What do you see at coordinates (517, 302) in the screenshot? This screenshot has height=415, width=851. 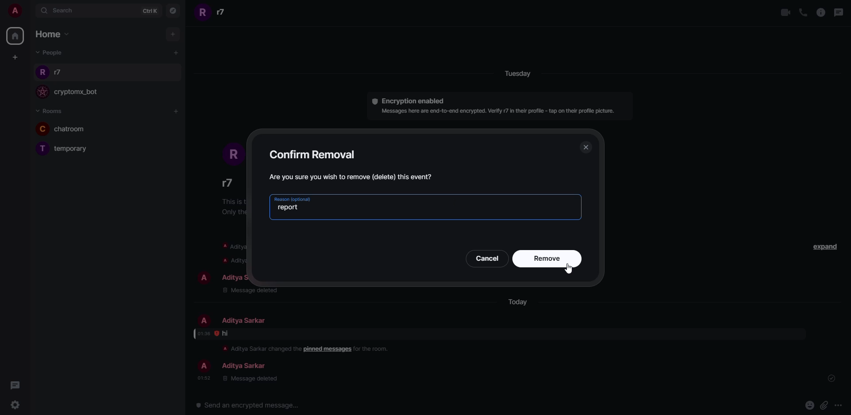 I see `day` at bounding box center [517, 302].